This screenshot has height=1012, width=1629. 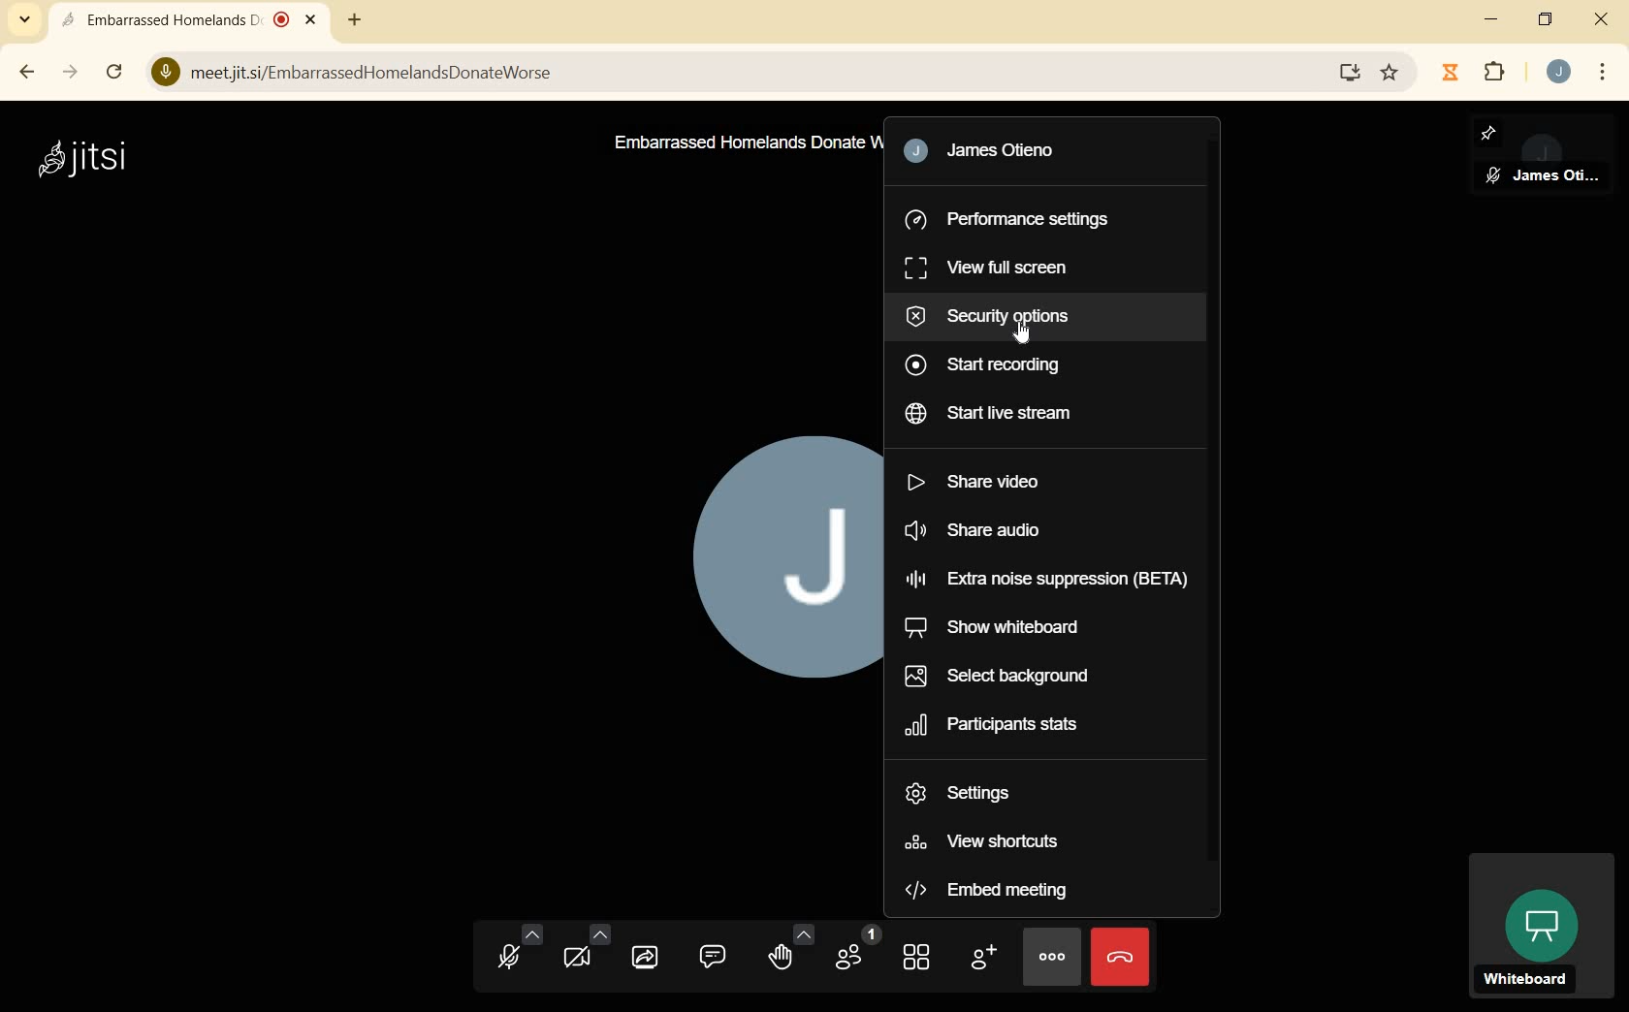 What do you see at coordinates (1389, 75) in the screenshot?
I see `bookmark` at bounding box center [1389, 75].